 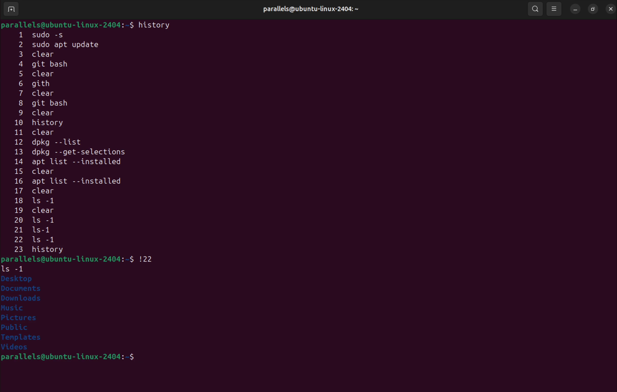 I want to click on search, so click(x=534, y=9).